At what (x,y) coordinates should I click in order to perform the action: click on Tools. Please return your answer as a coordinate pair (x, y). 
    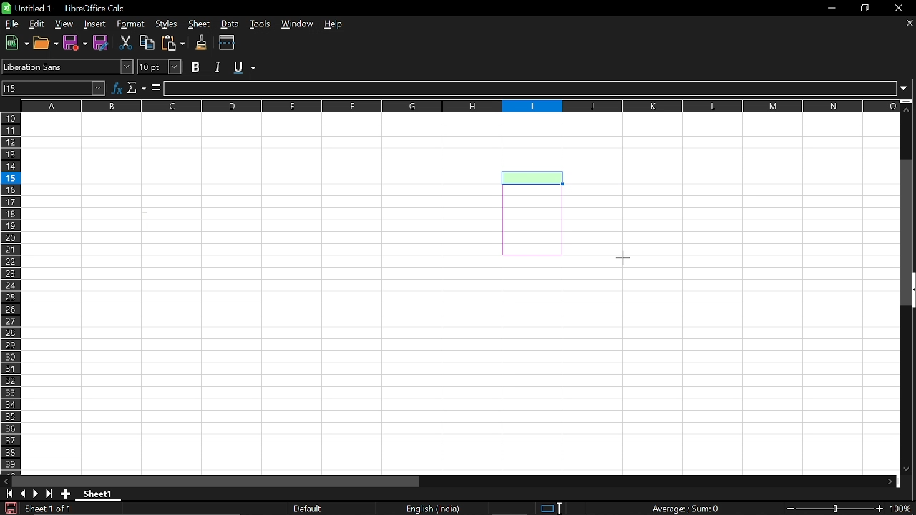
    Looking at the image, I should click on (262, 25).